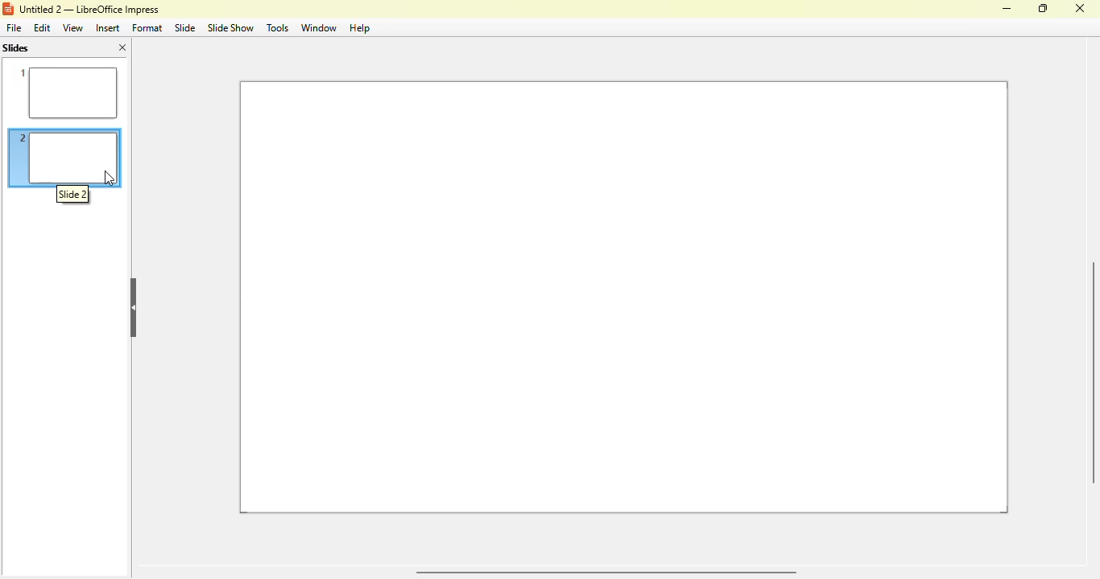  Describe the element at coordinates (109, 177) in the screenshot. I see `cursor` at that location.